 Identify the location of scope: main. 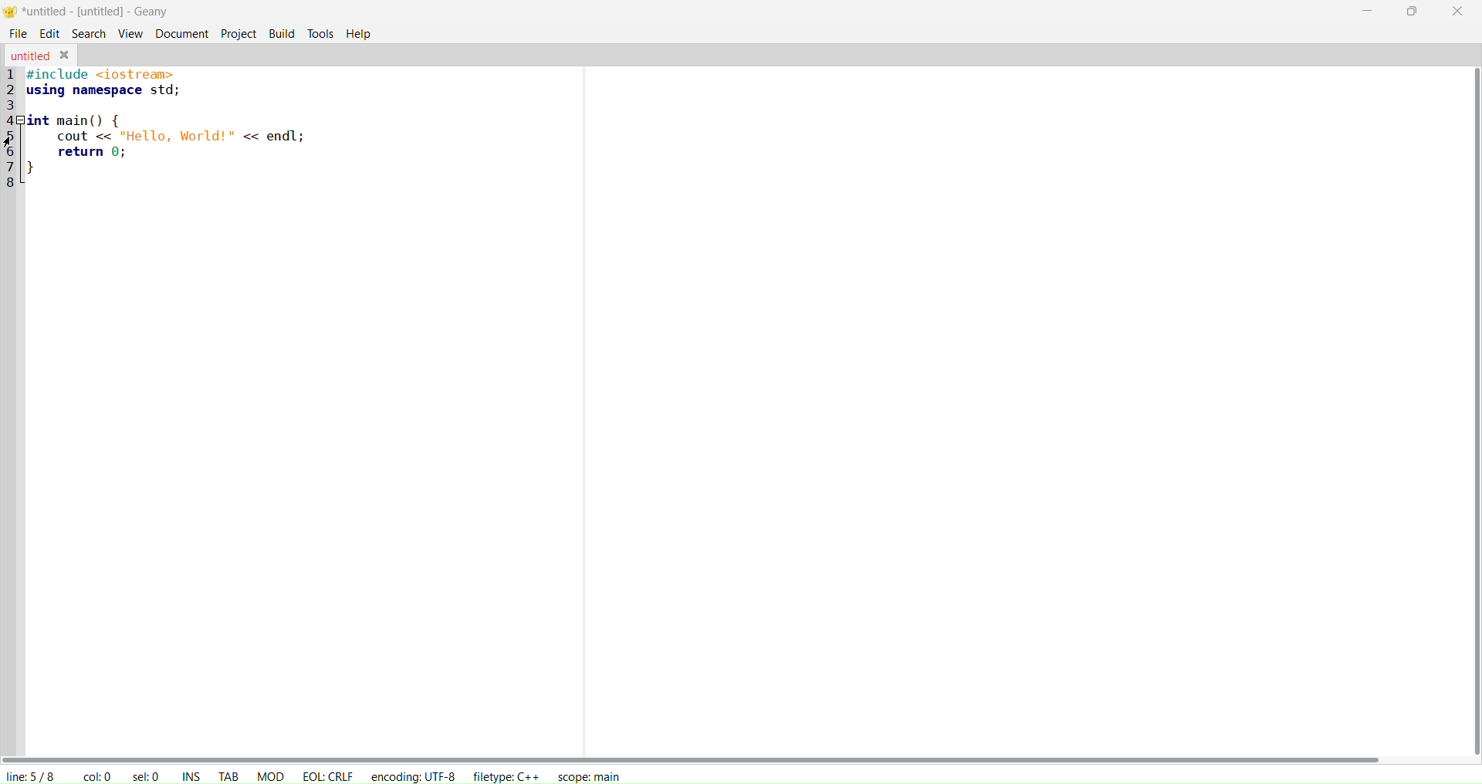
(593, 776).